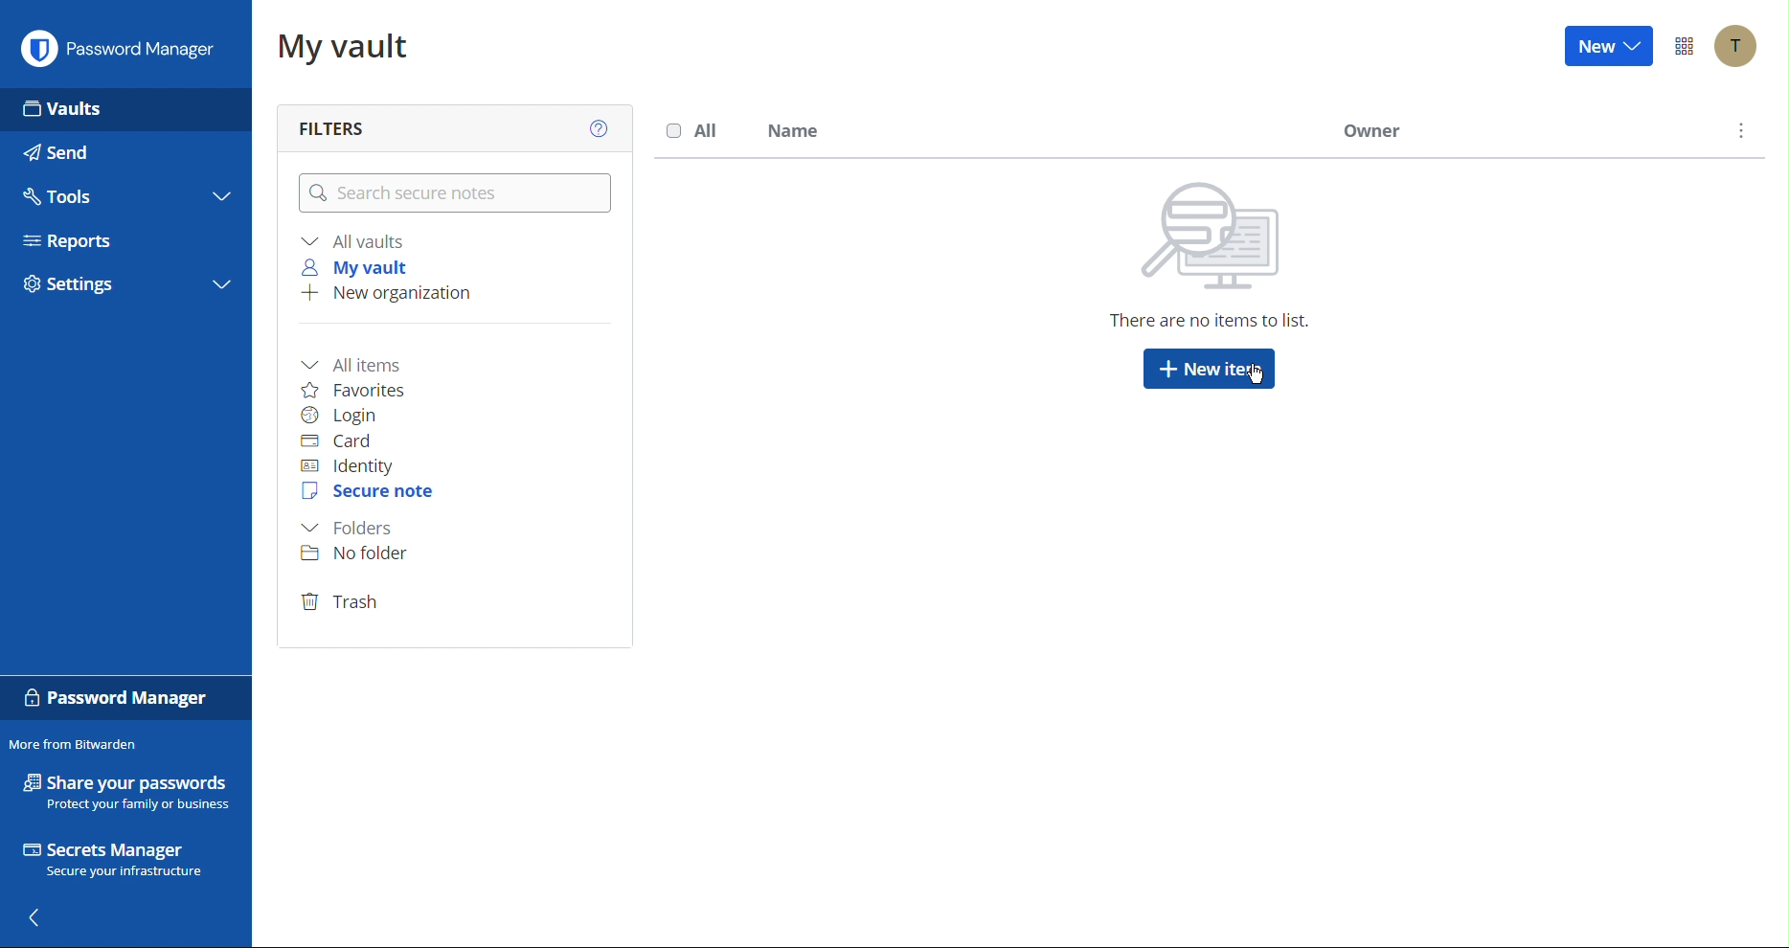  What do you see at coordinates (362, 495) in the screenshot?
I see `Secure Note` at bounding box center [362, 495].